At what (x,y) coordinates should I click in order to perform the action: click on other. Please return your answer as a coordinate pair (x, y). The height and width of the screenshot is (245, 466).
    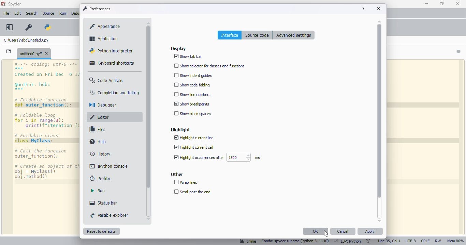
    Looking at the image, I should click on (177, 174).